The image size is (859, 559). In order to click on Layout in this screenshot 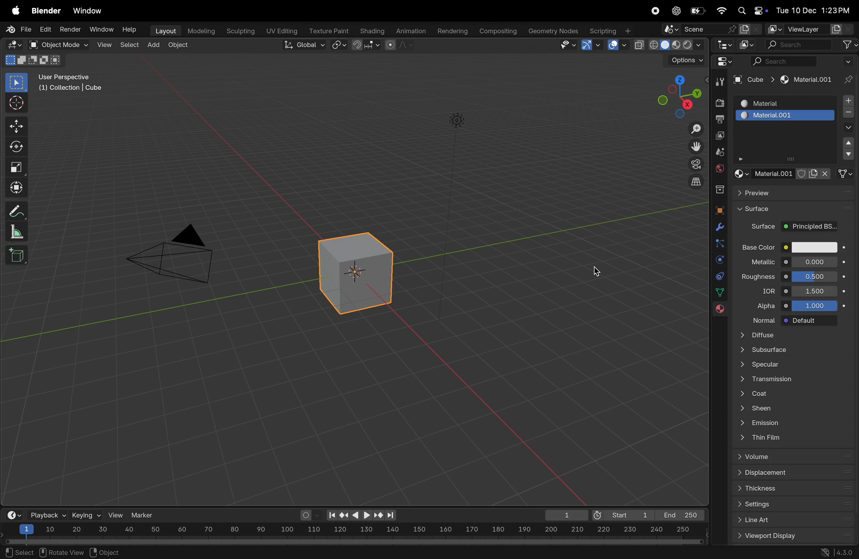, I will do `click(164, 30)`.